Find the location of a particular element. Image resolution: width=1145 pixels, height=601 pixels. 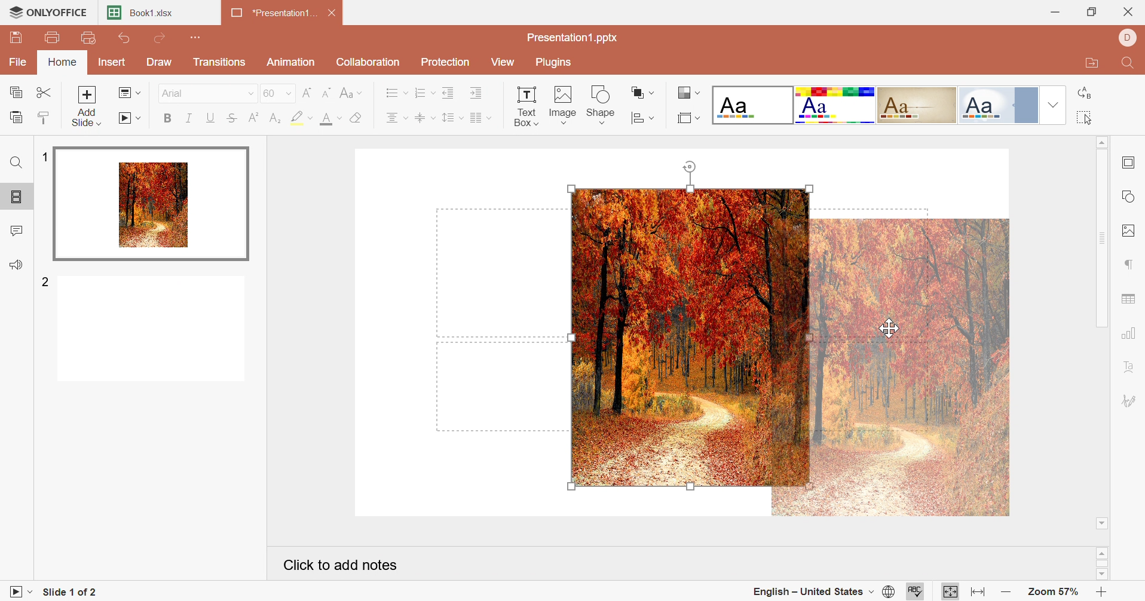

*Presentation1... is located at coordinates (274, 14).